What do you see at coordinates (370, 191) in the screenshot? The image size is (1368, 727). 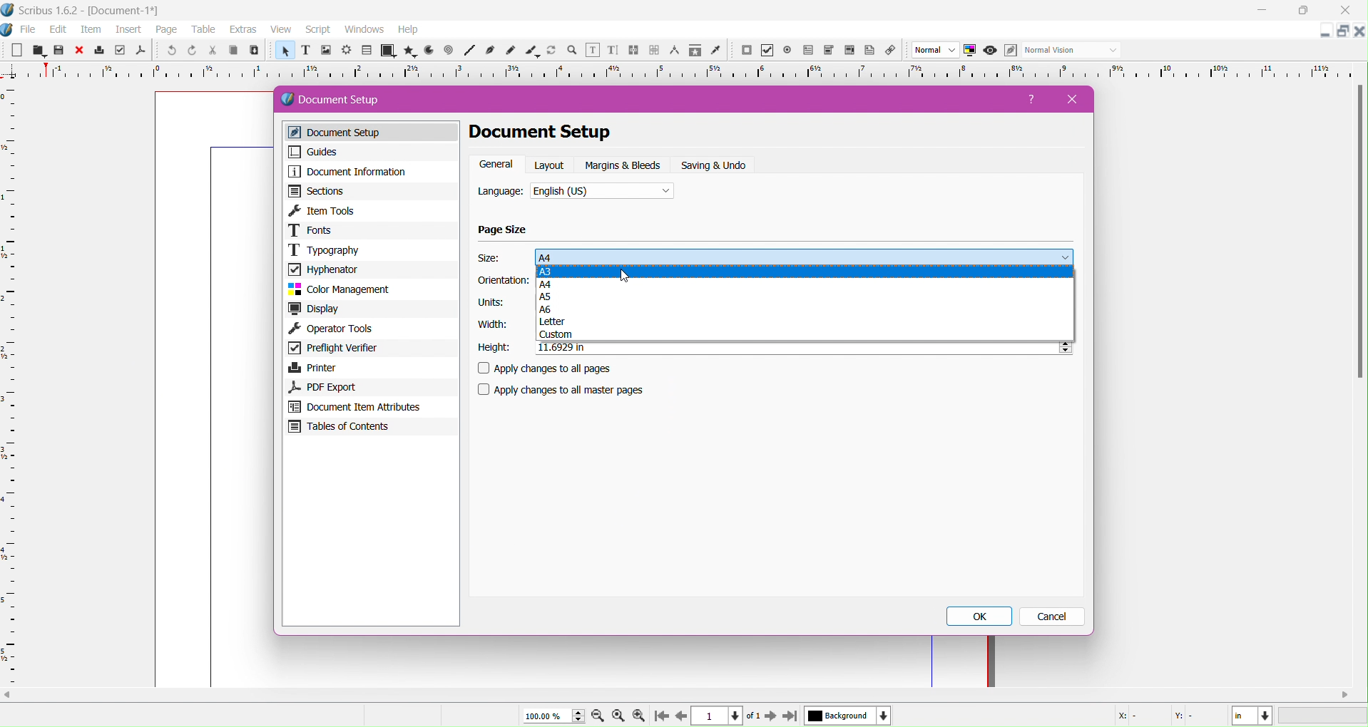 I see `Sections` at bounding box center [370, 191].